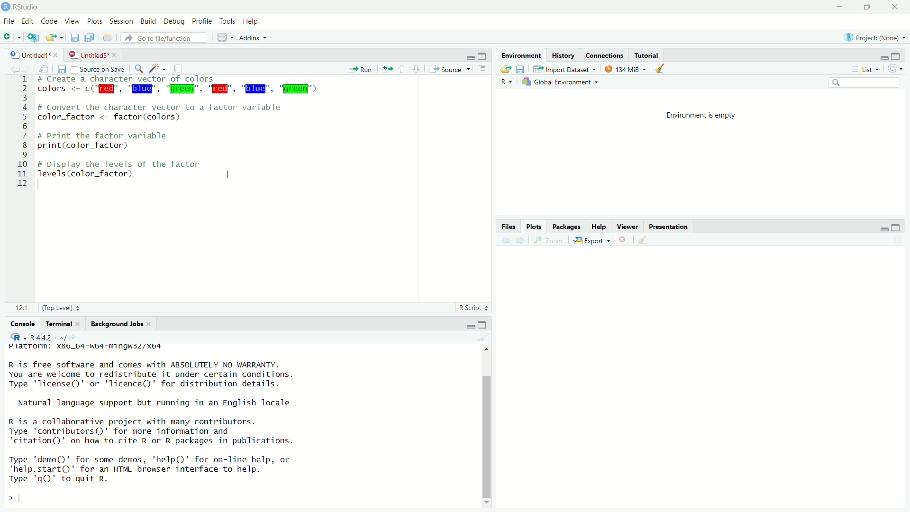 This screenshot has height=512, width=910. What do you see at coordinates (181, 69) in the screenshot?
I see `compile report` at bounding box center [181, 69].